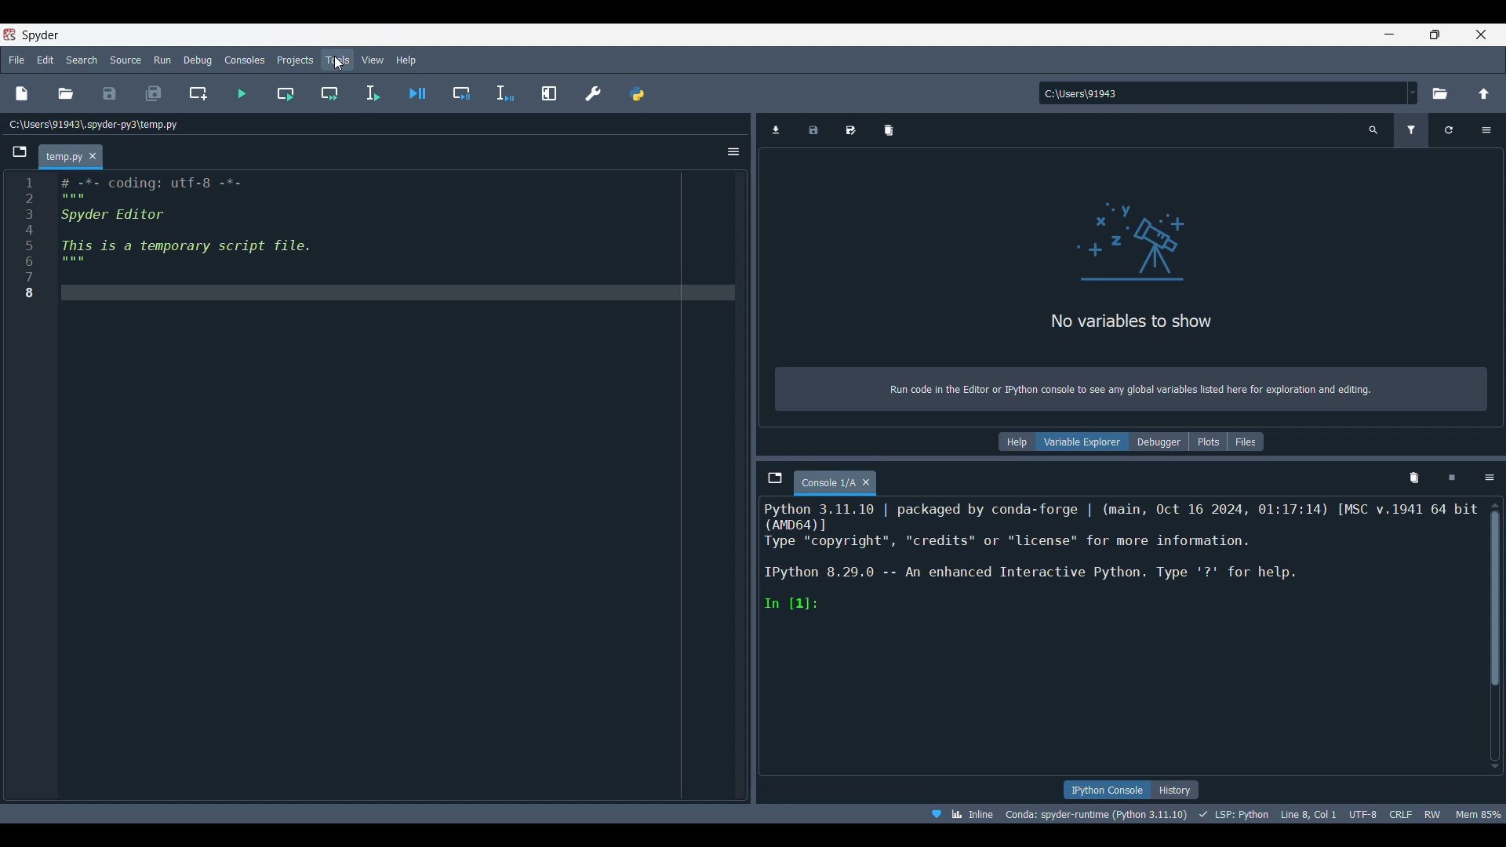 Image resolution: width=1506 pixels, height=847 pixels. I want to click on Close tab, so click(93, 155).